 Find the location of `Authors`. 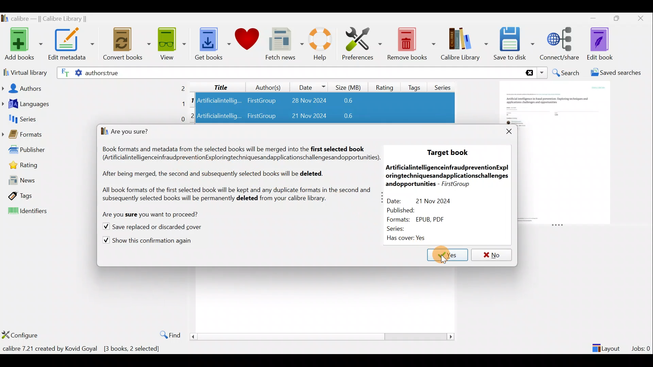

Authors is located at coordinates (94, 88).